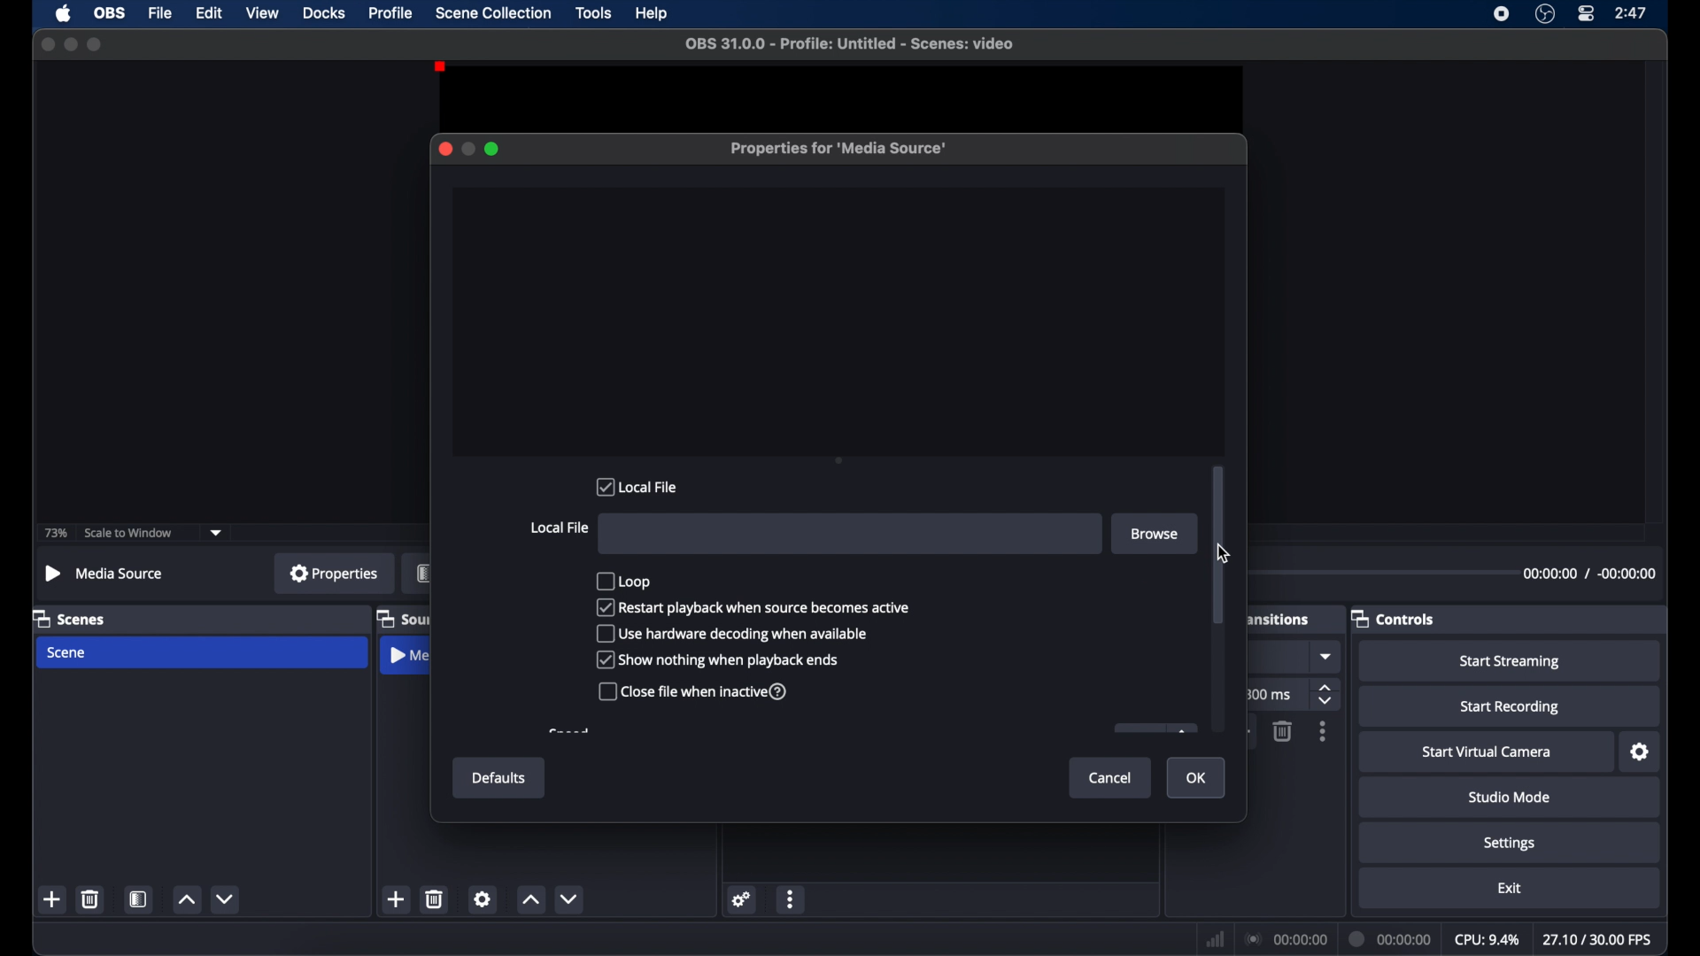 Image resolution: width=1700 pixels, height=956 pixels. Describe the element at coordinates (1155, 729) in the screenshot. I see `obscure button` at that location.